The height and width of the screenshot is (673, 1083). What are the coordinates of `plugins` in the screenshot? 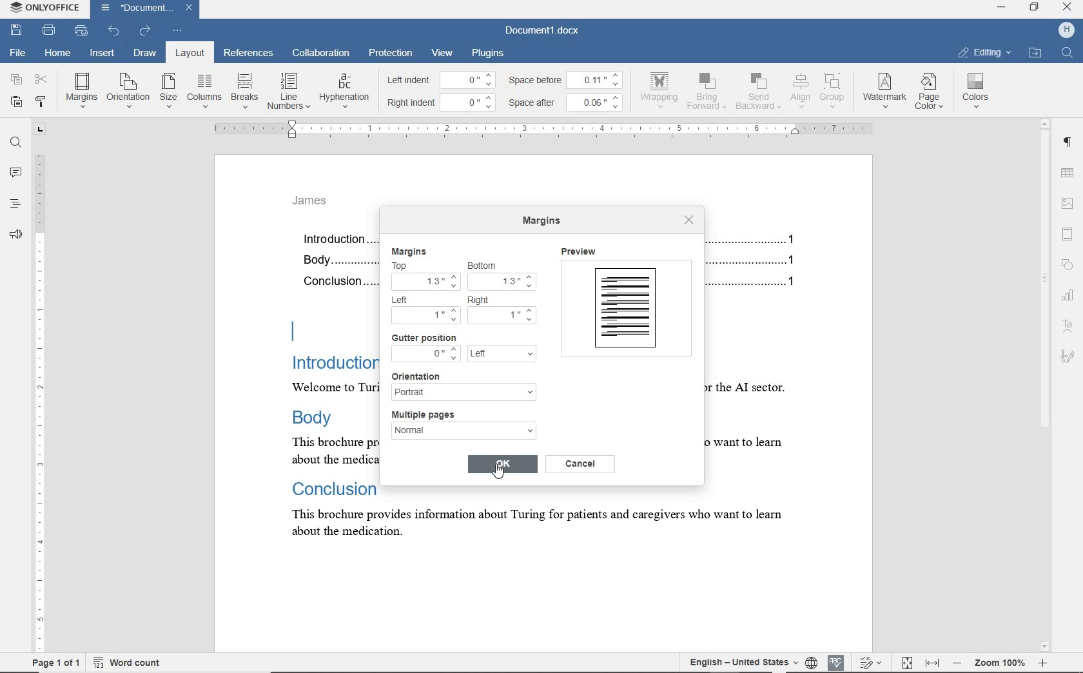 It's located at (490, 52).